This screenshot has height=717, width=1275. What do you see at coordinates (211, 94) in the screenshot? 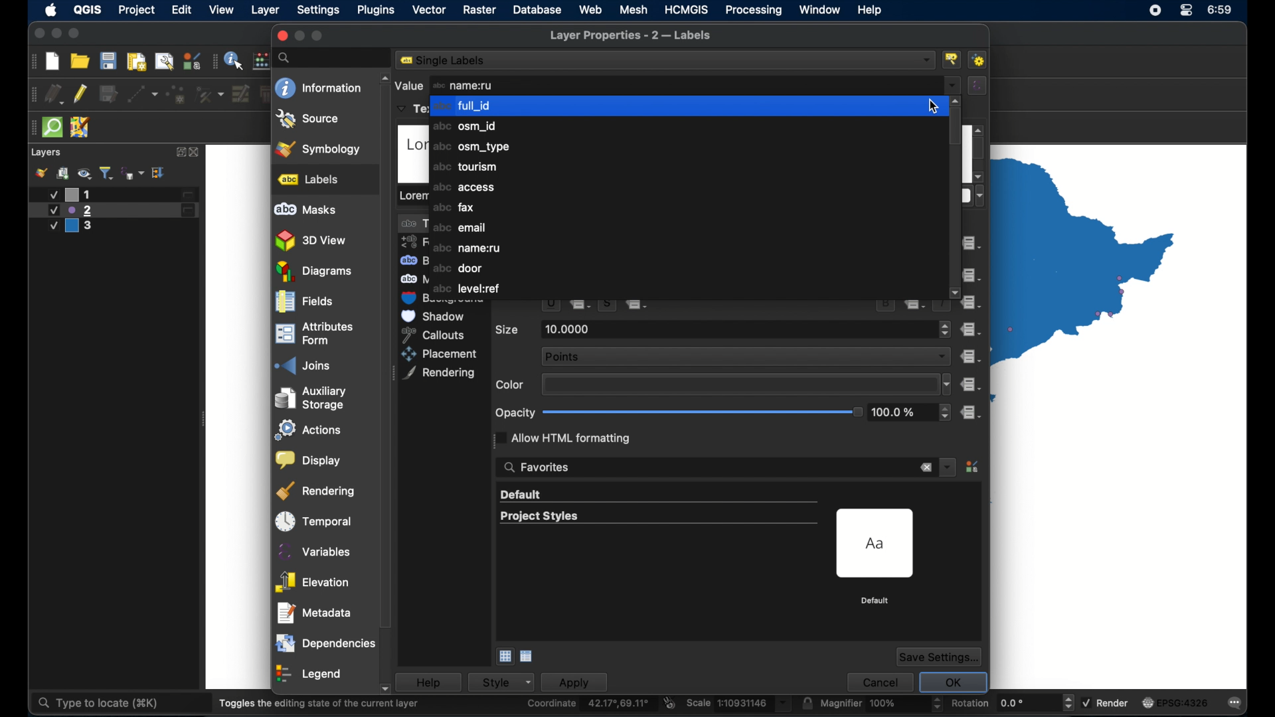
I see `vertex tool` at bounding box center [211, 94].